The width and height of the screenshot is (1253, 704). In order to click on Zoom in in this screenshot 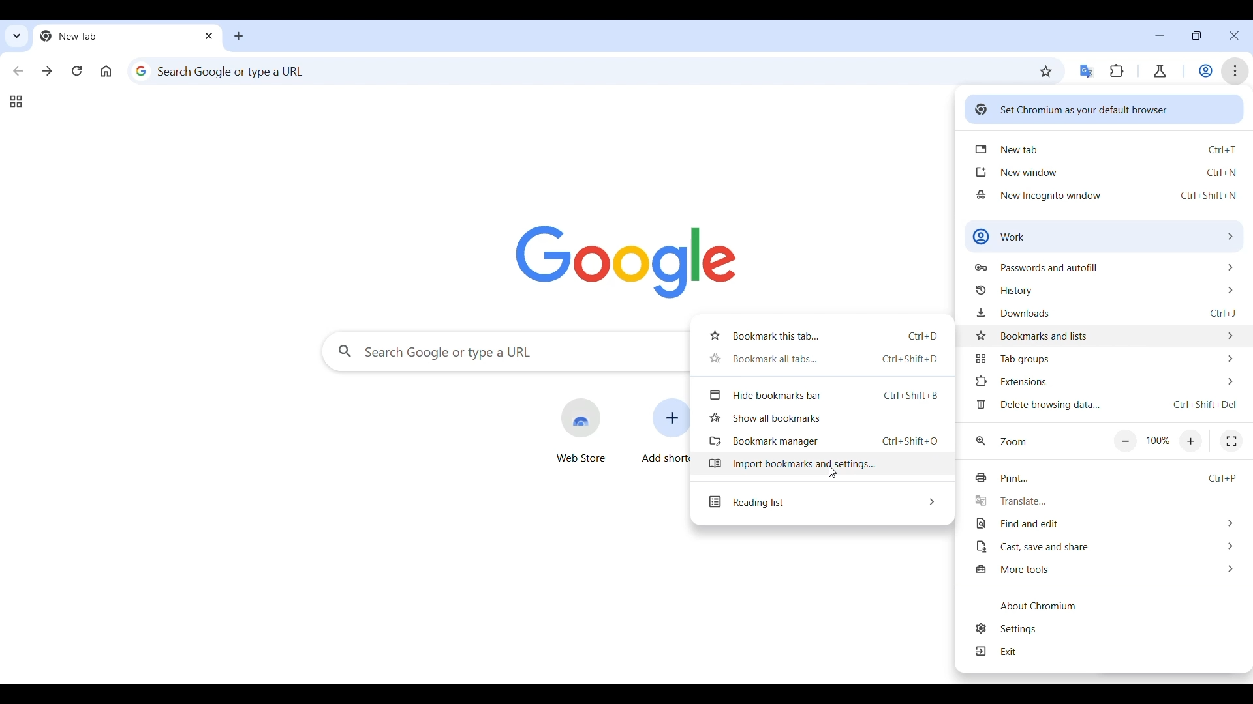, I will do `click(1191, 441)`.